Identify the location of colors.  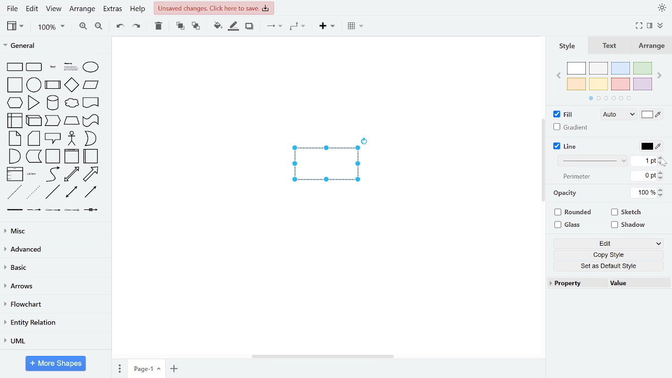
(609, 81).